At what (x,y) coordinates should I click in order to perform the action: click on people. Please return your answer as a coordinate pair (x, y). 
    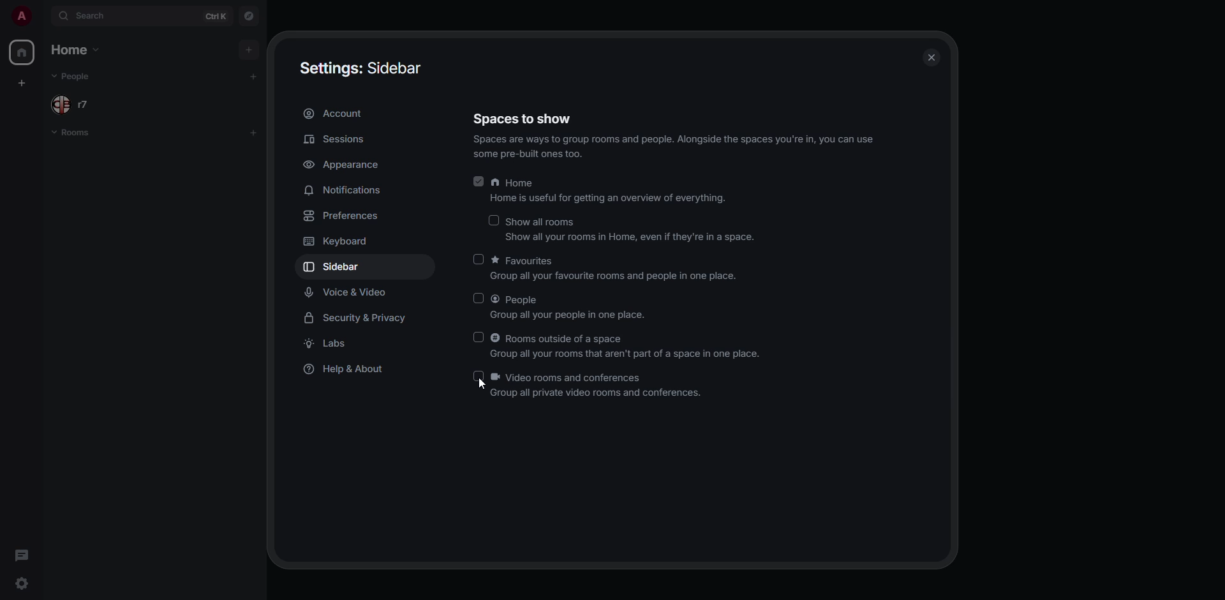
    Looking at the image, I should click on (71, 103).